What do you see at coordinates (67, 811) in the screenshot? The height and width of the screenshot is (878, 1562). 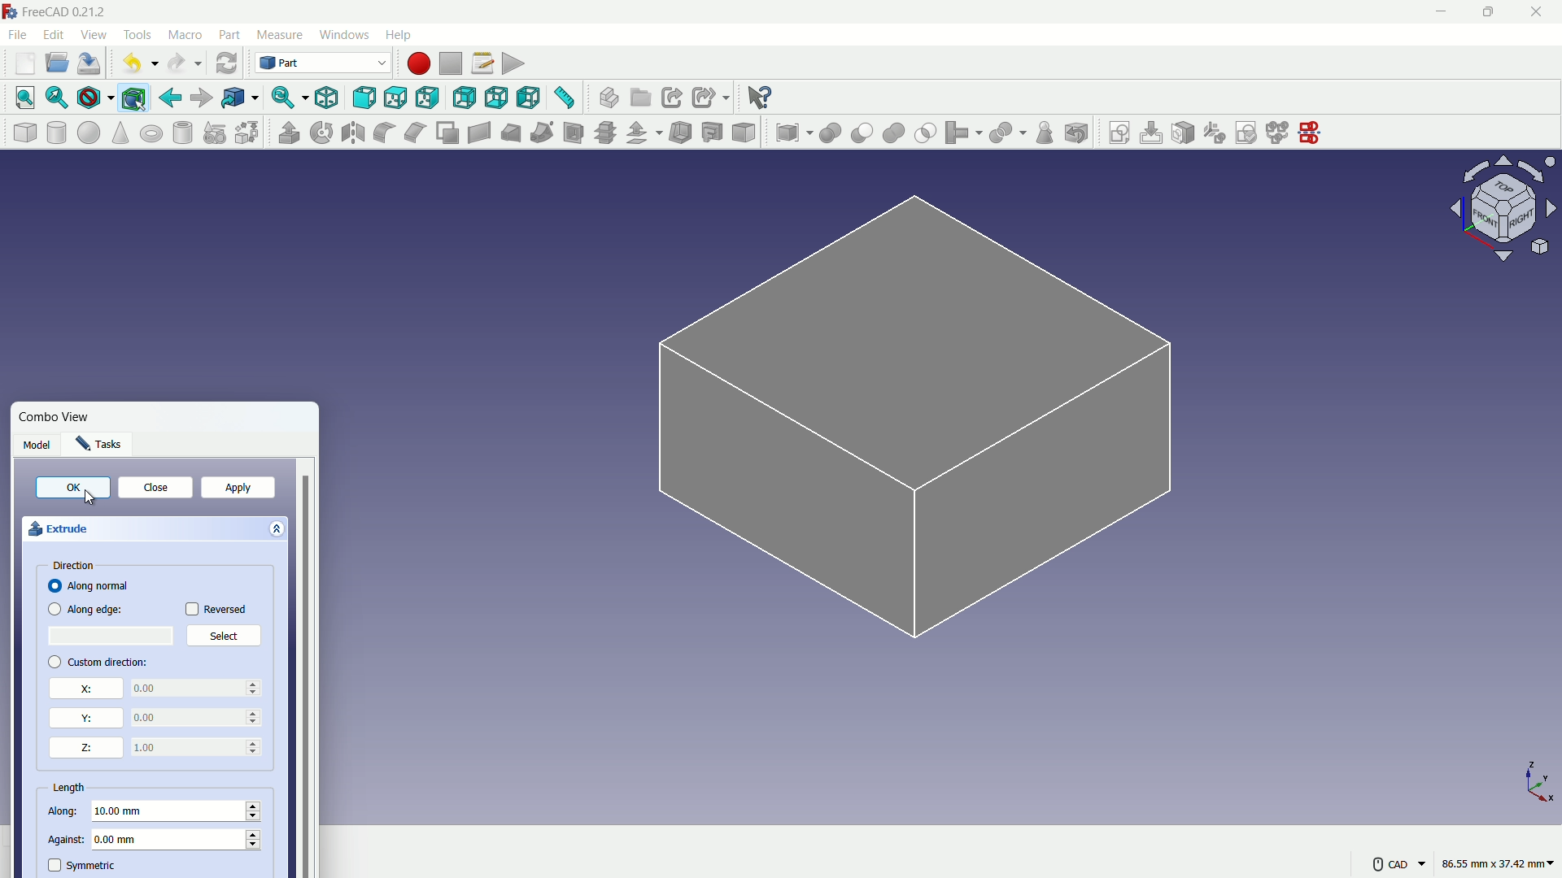 I see `along length` at bounding box center [67, 811].